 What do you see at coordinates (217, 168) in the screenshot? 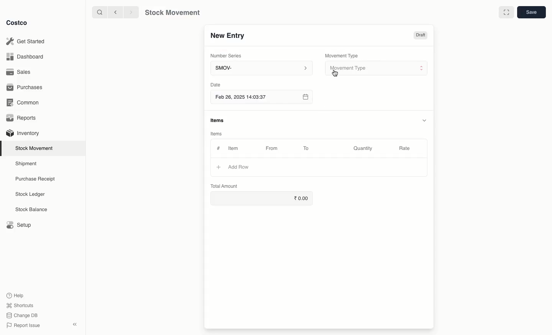
I see `+` at bounding box center [217, 168].